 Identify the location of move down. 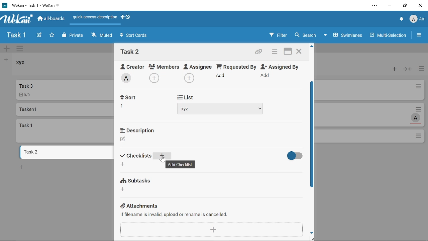
(312, 233).